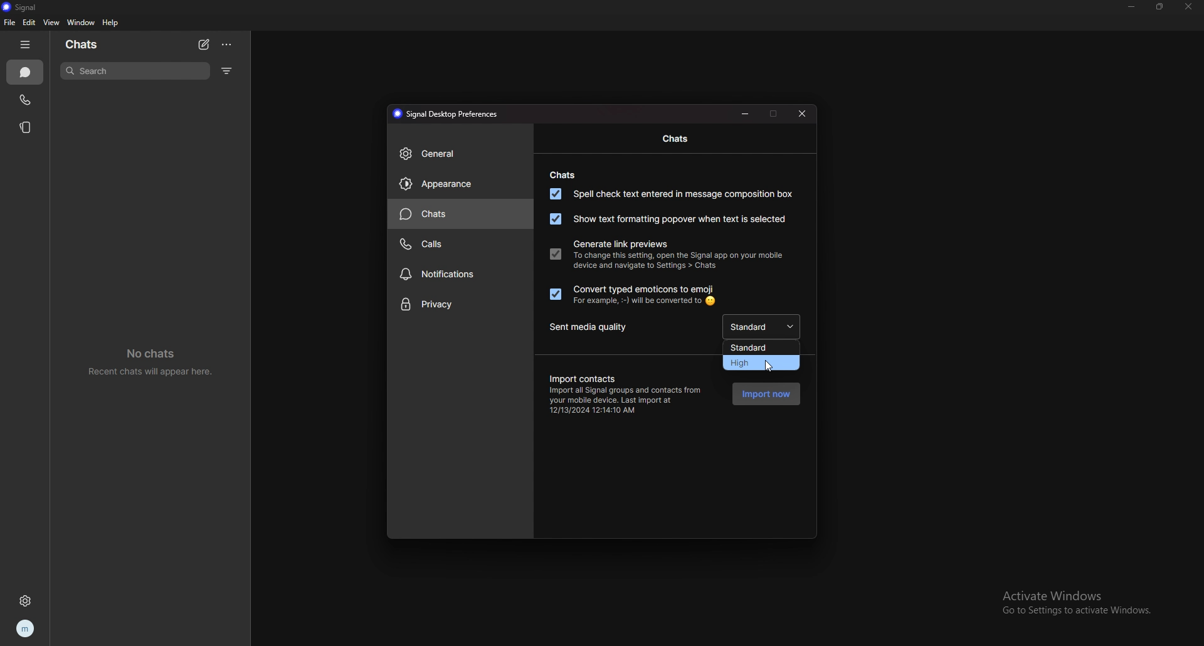 The height and width of the screenshot is (646, 1204). I want to click on import contacts, so click(581, 377).